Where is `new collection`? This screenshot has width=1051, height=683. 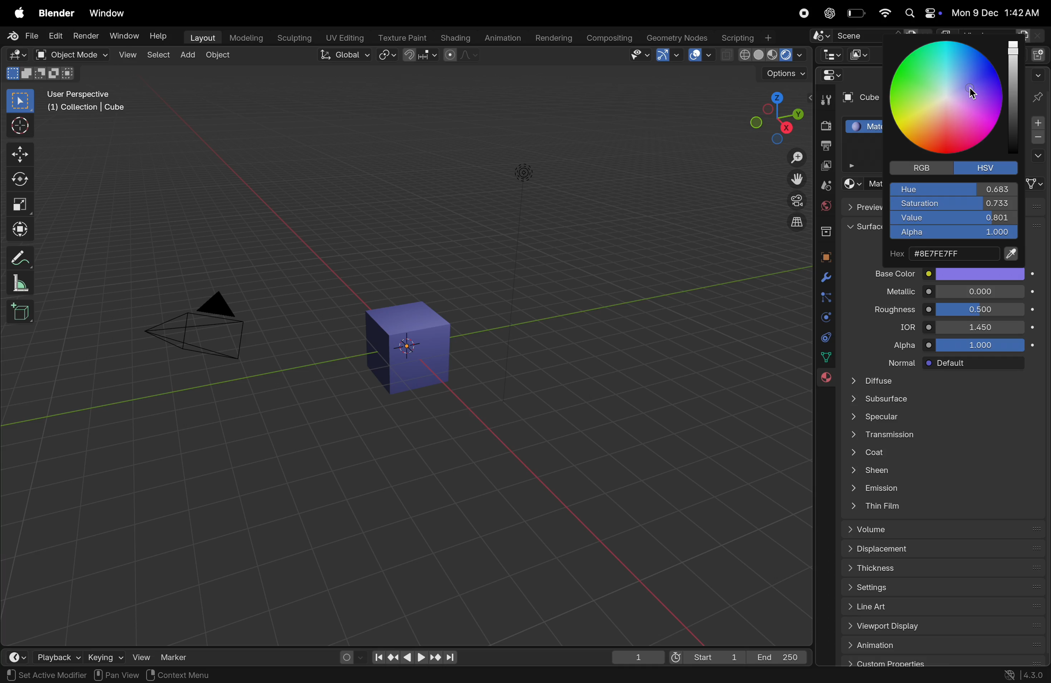 new collection is located at coordinates (1040, 53).